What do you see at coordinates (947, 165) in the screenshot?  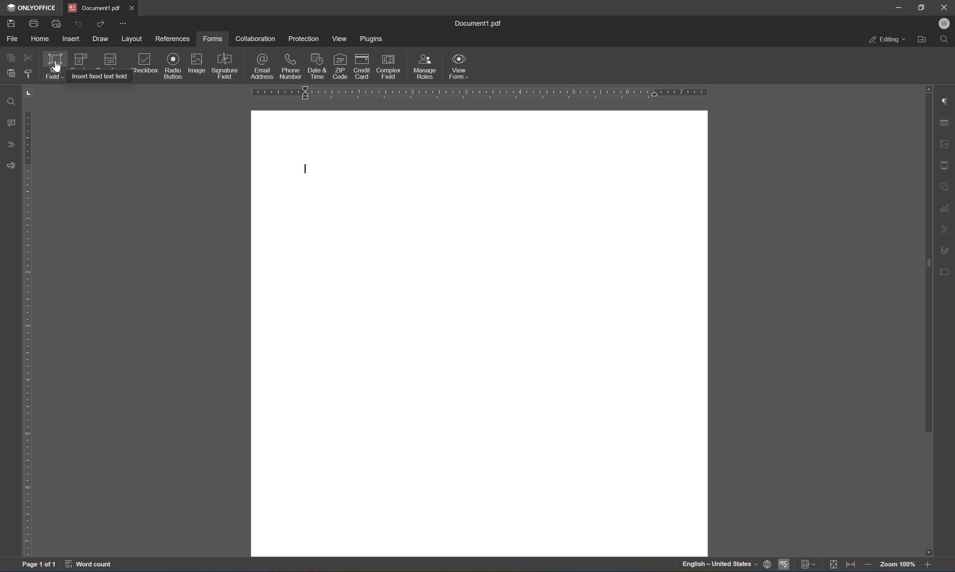 I see `header and footer settings` at bounding box center [947, 165].